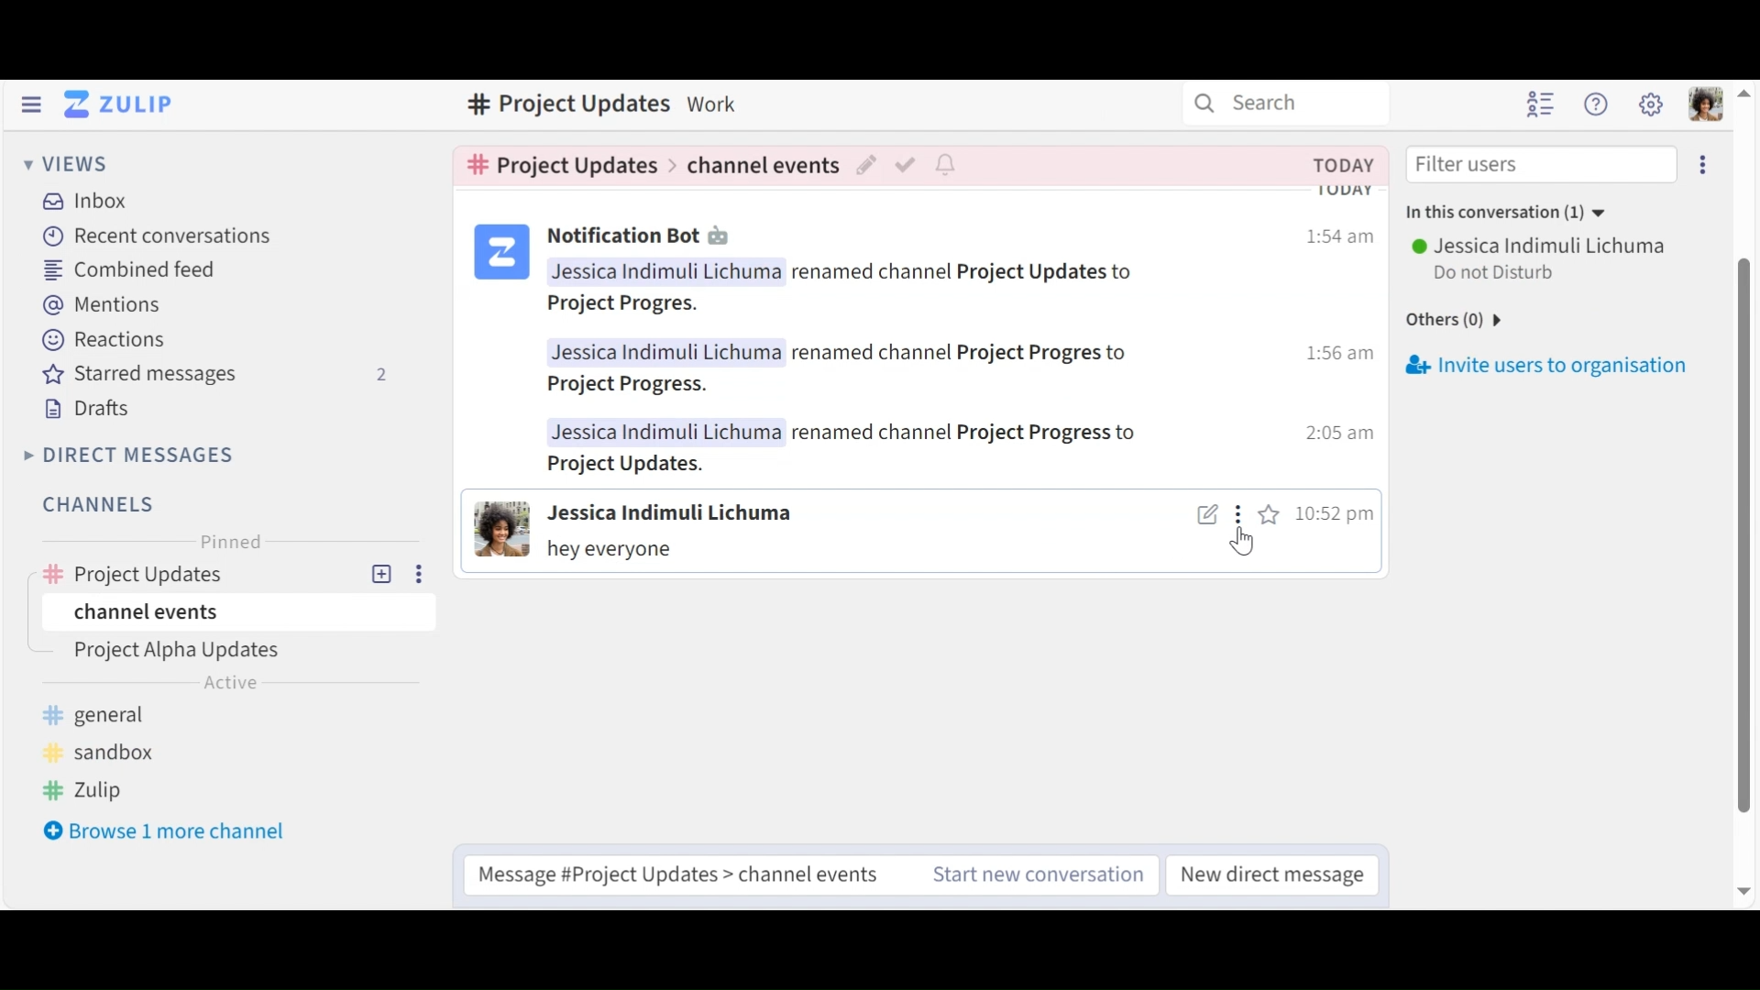 Image resolution: width=1760 pixels, height=990 pixels. I want to click on View user card, so click(498, 530).